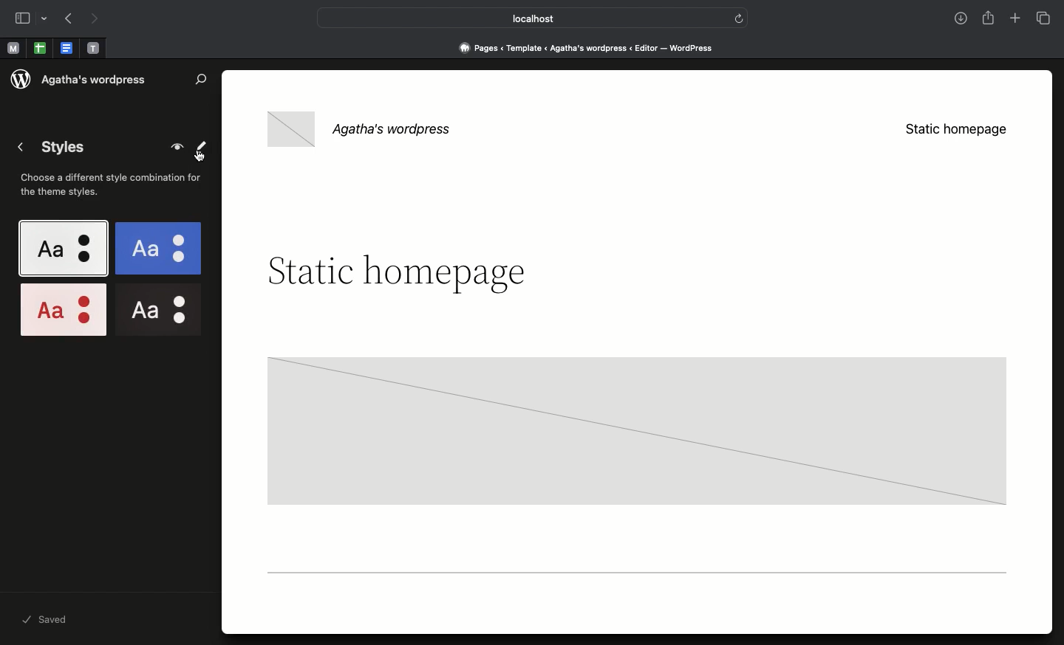 This screenshot has height=645, width=1064. Describe the element at coordinates (174, 148) in the screenshot. I see `View` at that location.